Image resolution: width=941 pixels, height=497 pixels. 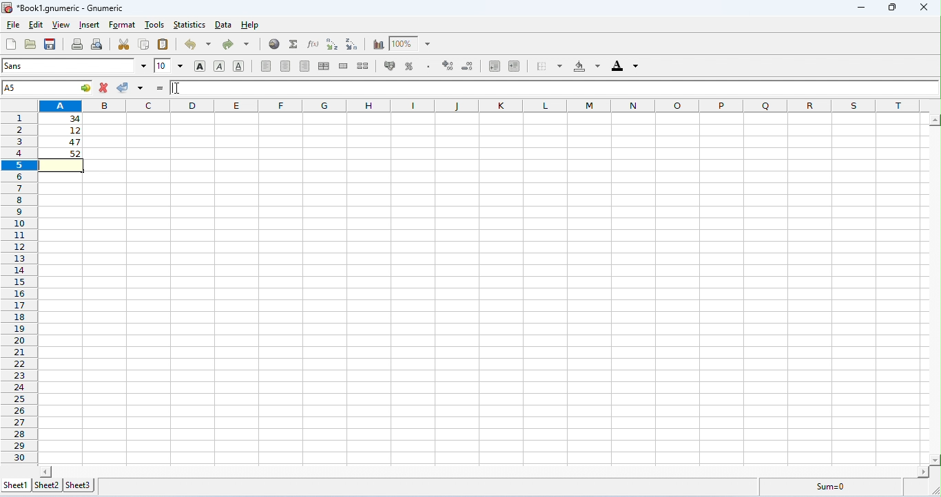 I want to click on split cells, so click(x=363, y=65).